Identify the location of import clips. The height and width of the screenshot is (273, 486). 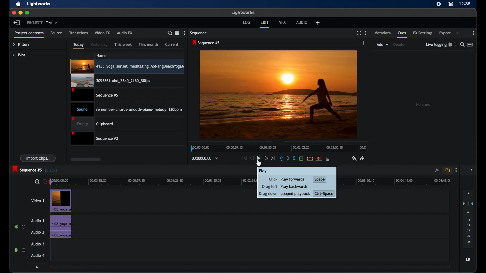
(38, 158).